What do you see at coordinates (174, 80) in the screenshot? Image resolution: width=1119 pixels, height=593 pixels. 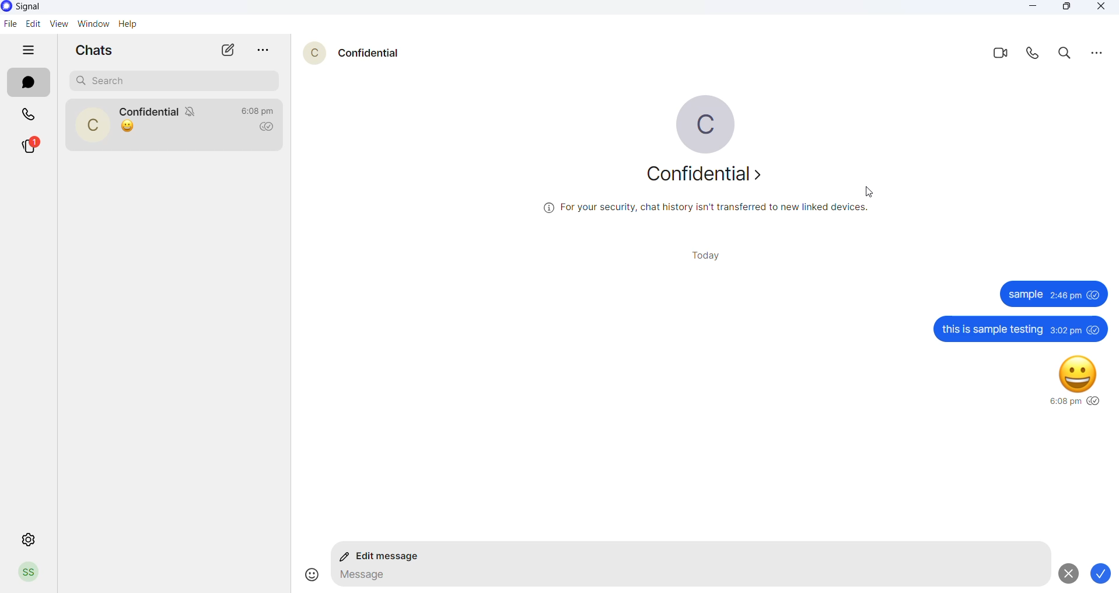 I see `search chat` at bounding box center [174, 80].